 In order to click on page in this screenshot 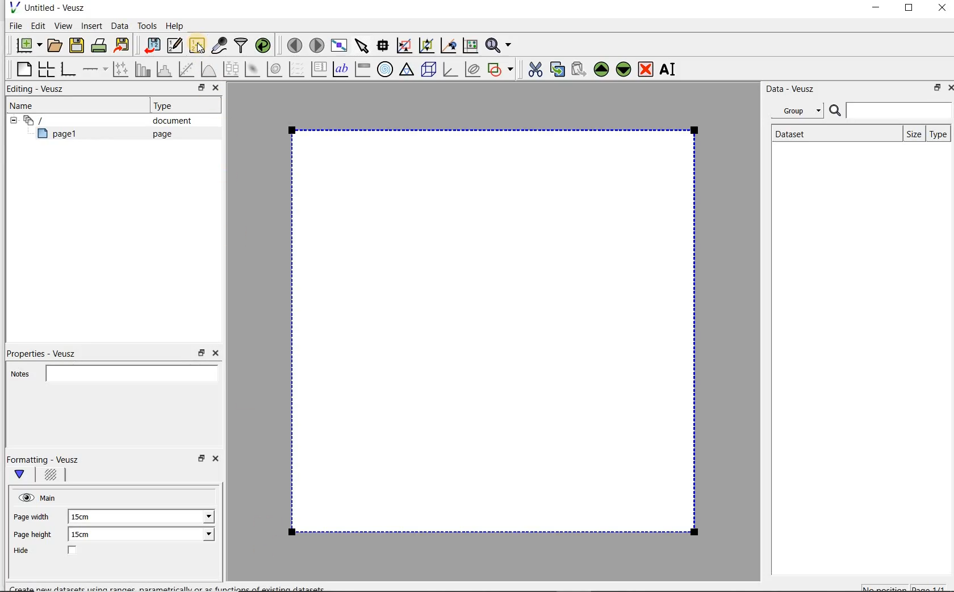, I will do `click(160, 134)`.